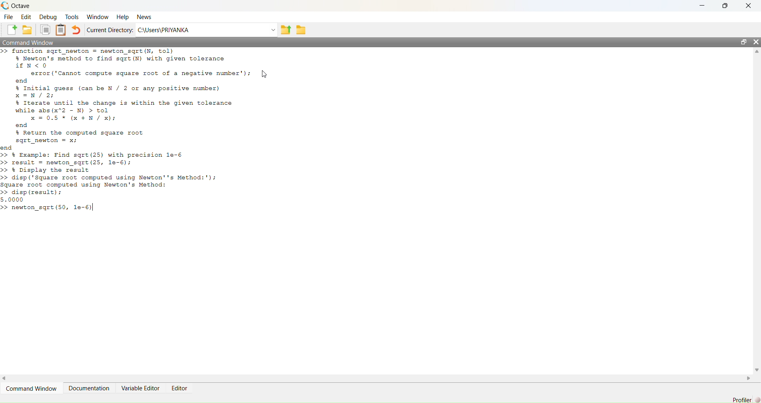  What do you see at coordinates (201, 30) in the screenshot?
I see `C:/Users?PRIYANKA` at bounding box center [201, 30].